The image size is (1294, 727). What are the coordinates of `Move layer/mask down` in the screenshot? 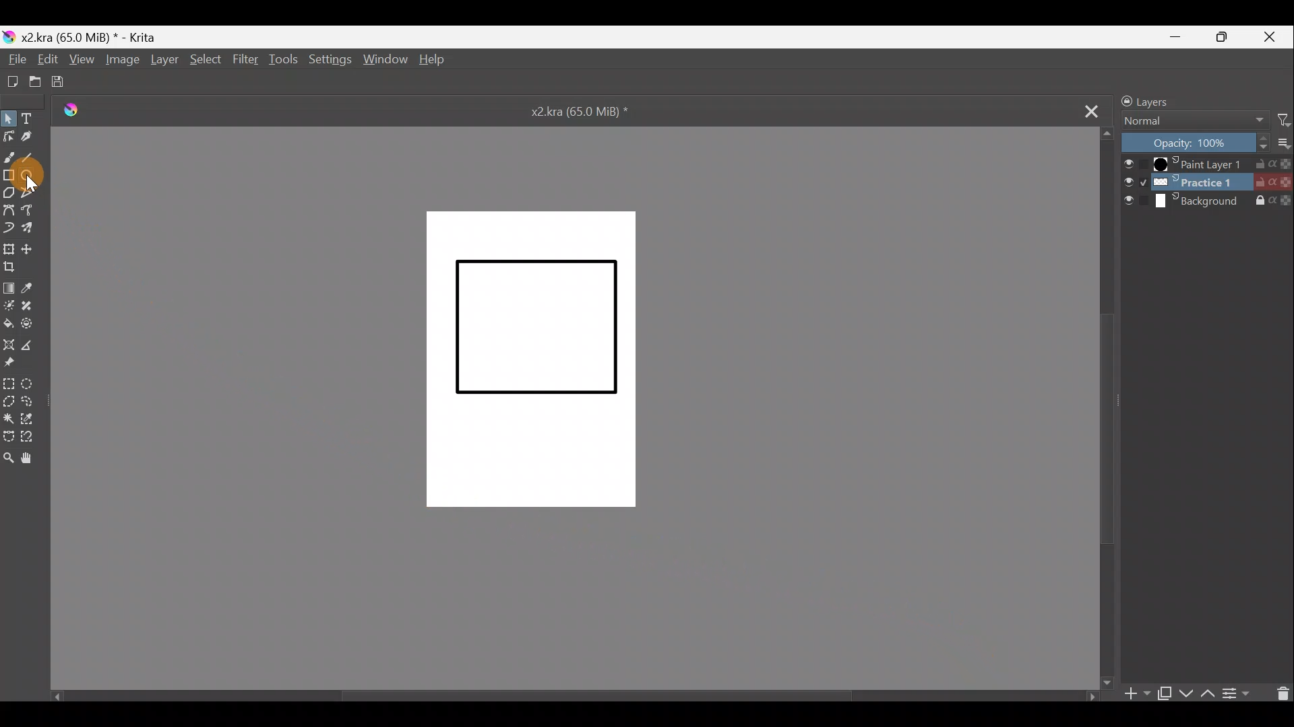 It's located at (1186, 689).